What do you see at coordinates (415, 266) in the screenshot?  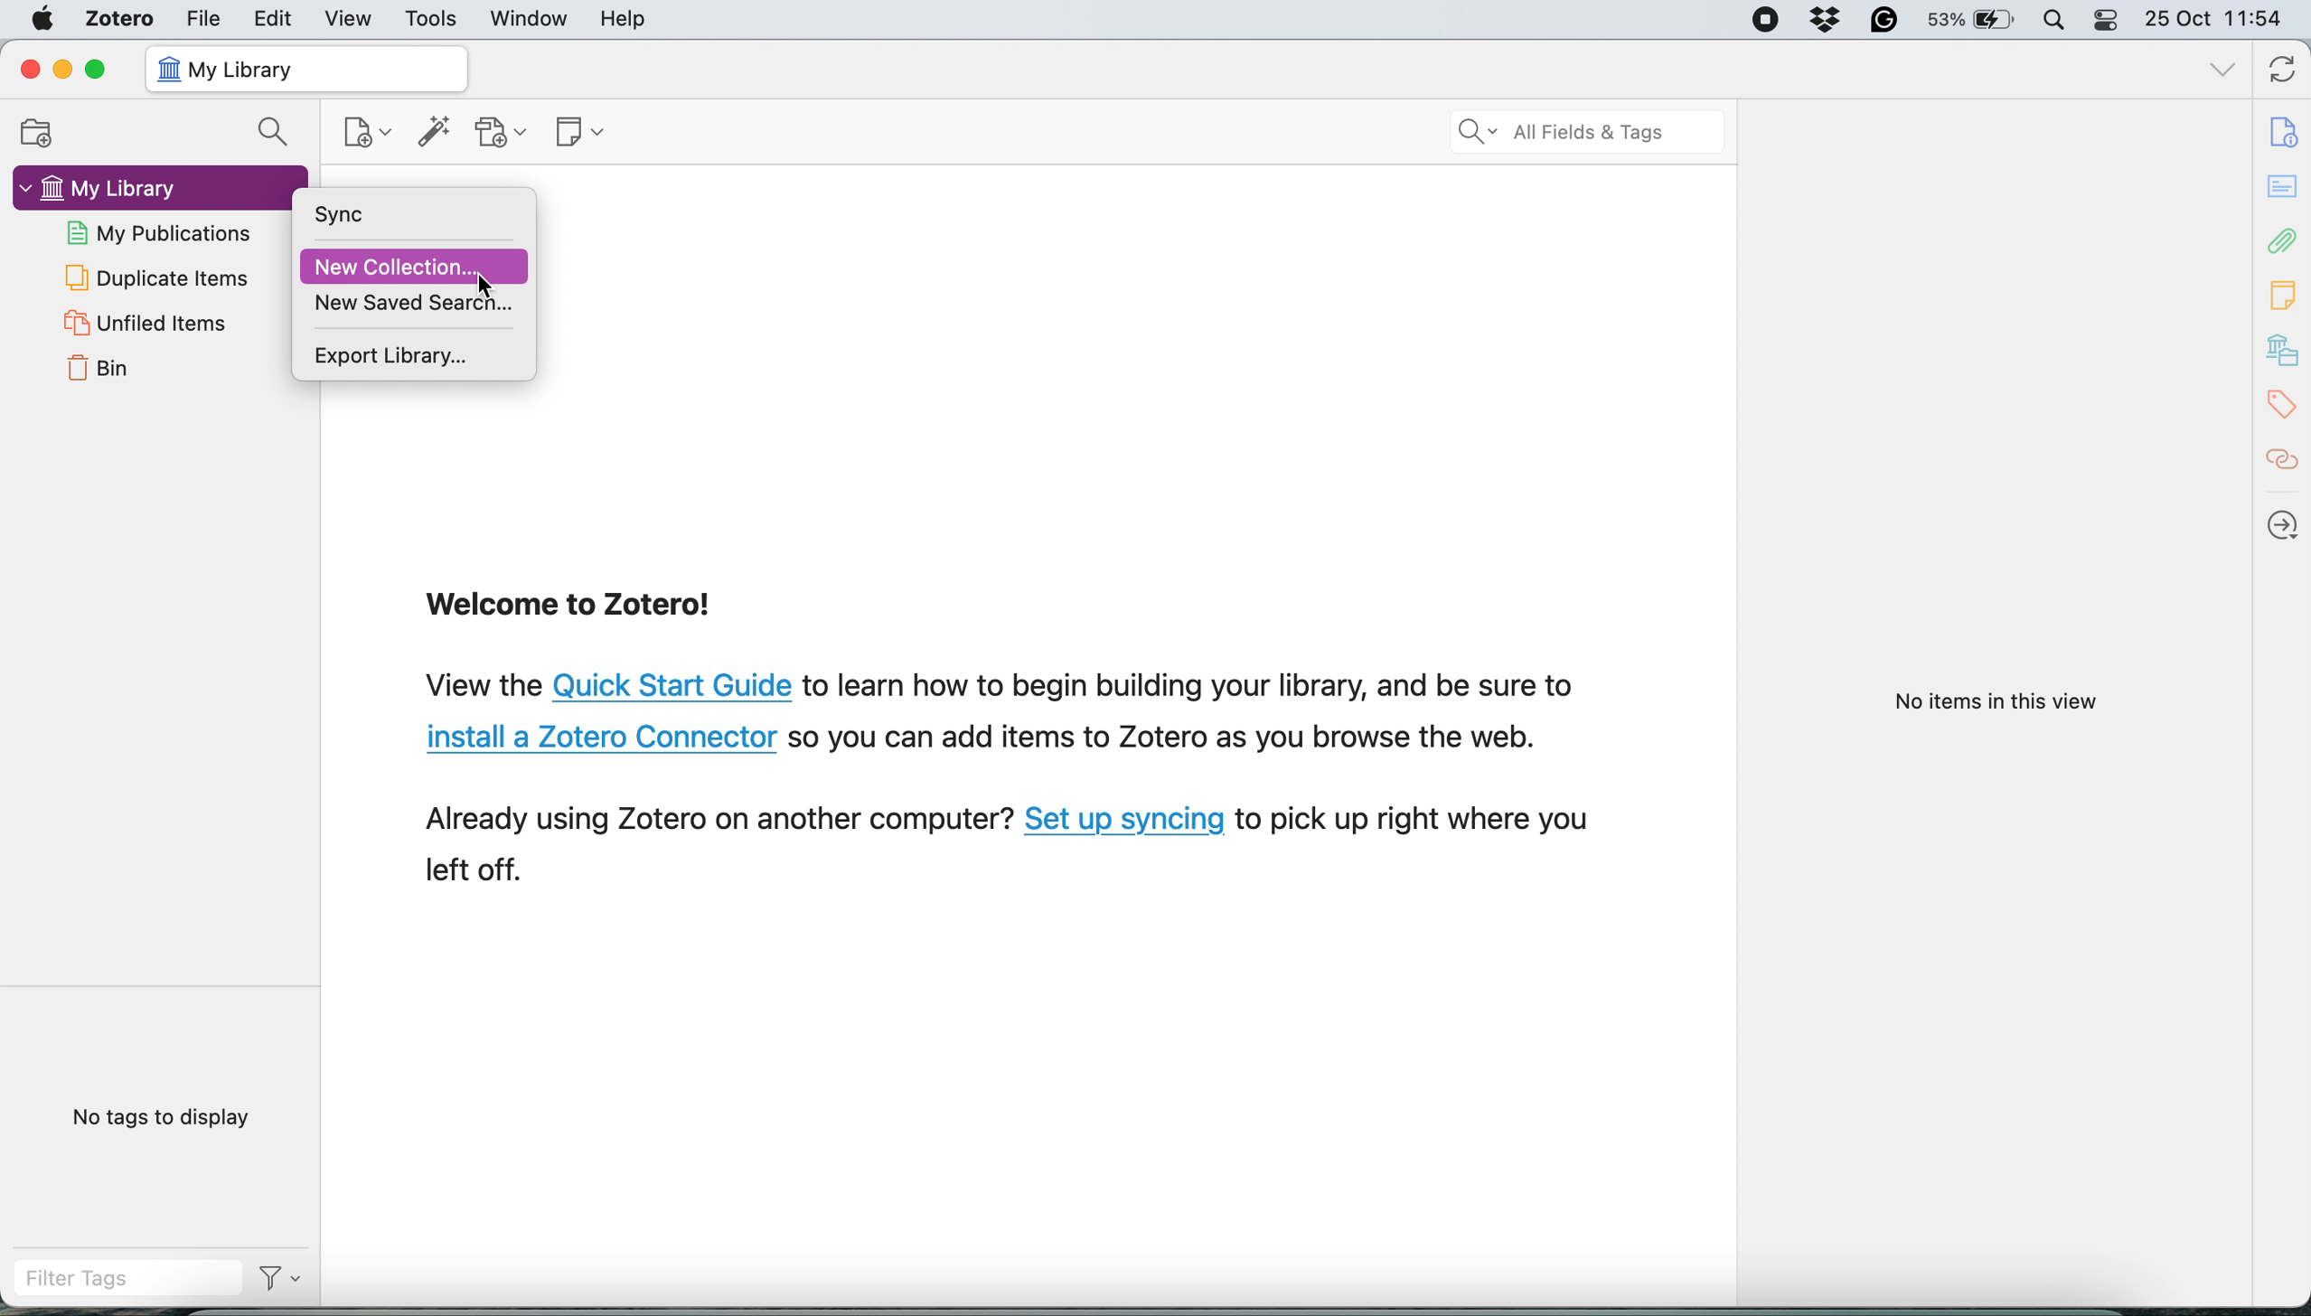 I see `New Collection...` at bounding box center [415, 266].